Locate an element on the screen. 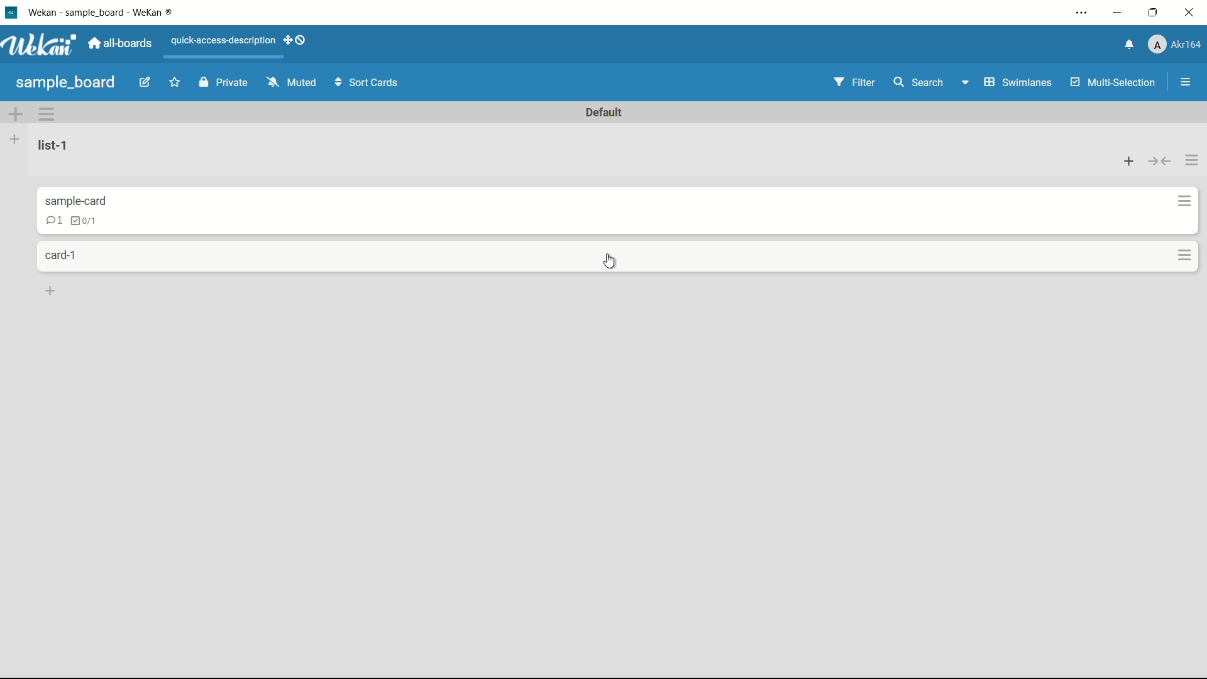 Image resolution: width=1207 pixels, height=679 pixels. minimize is located at coordinates (1117, 13).